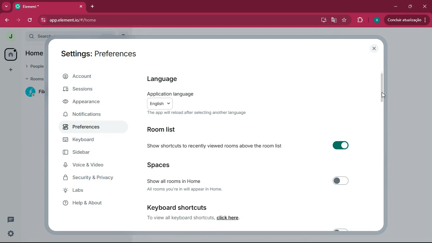 The width and height of the screenshot is (432, 243). What do you see at coordinates (89, 115) in the screenshot?
I see `notifications` at bounding box center [89, 115].